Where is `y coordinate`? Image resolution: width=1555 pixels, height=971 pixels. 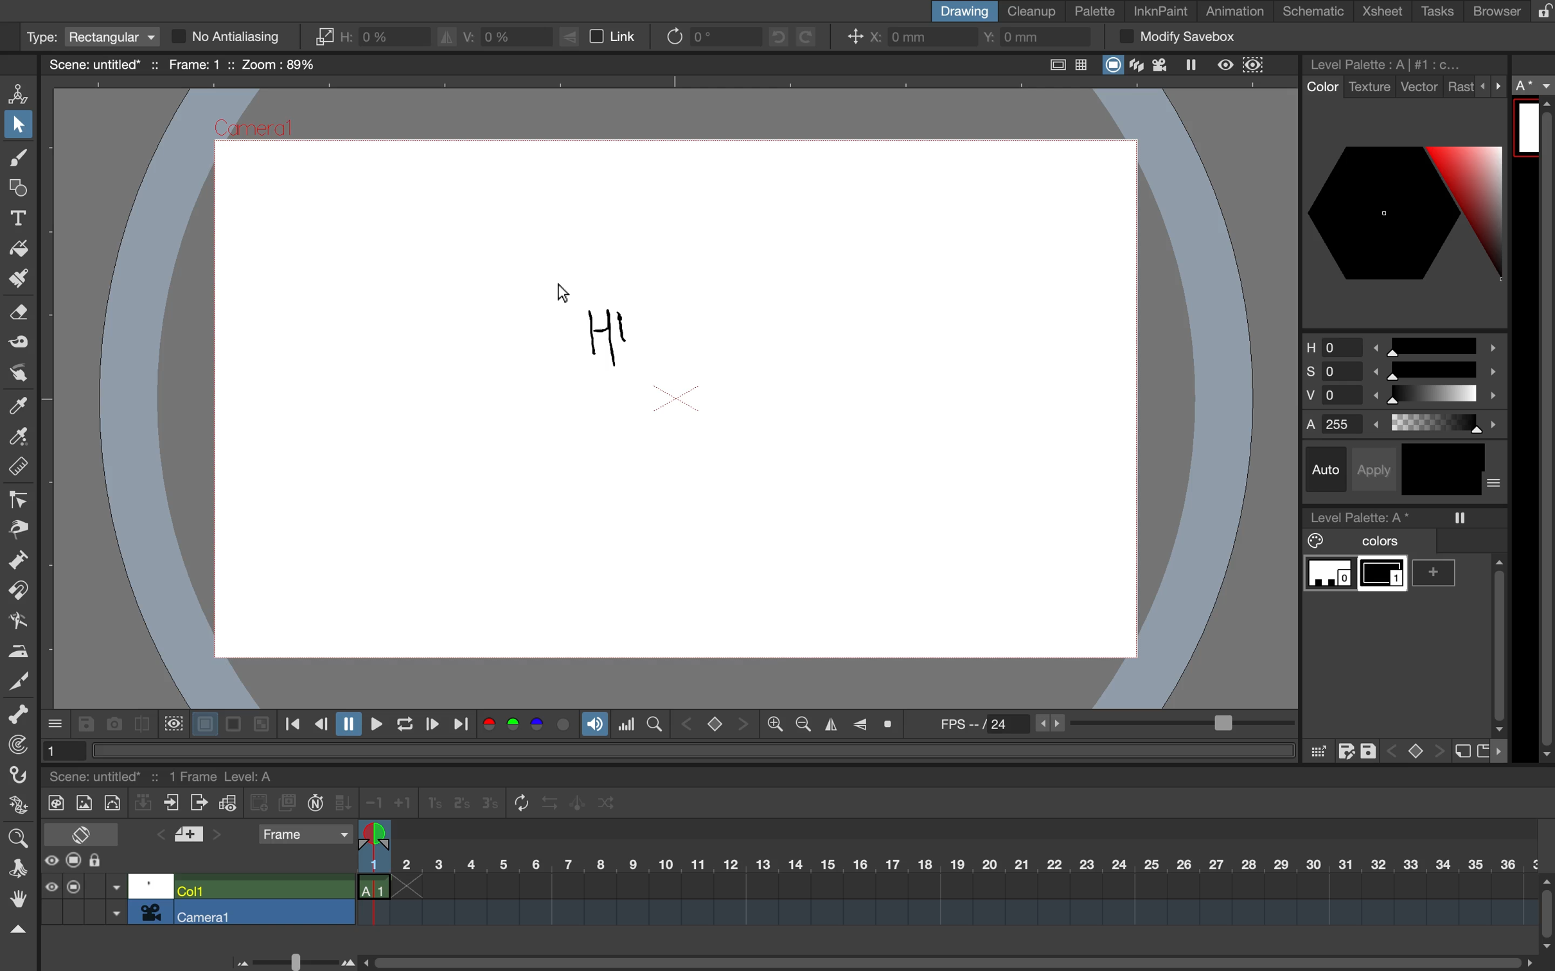 y coordinate is located at coordinates (1031, 39).